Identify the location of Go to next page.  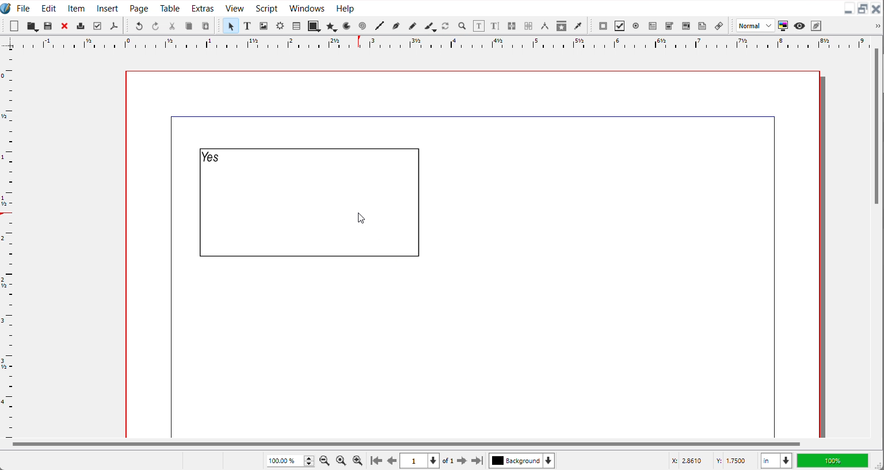
(455, 461).